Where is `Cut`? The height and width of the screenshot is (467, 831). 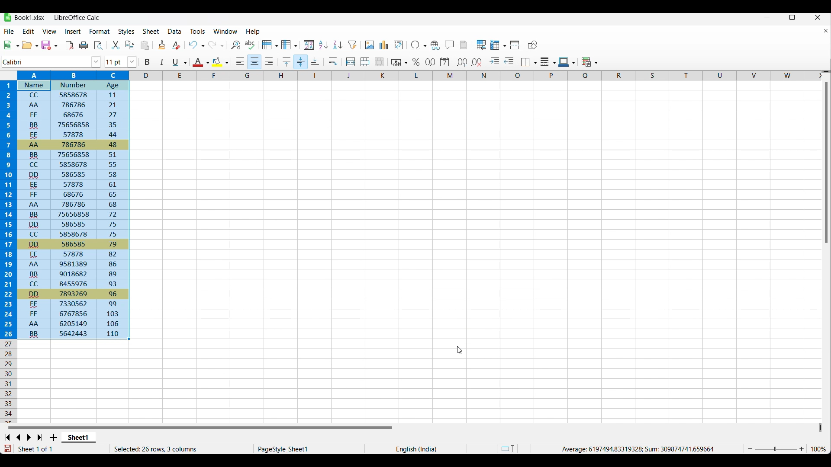
Cut is located at coordinates (116, 45).